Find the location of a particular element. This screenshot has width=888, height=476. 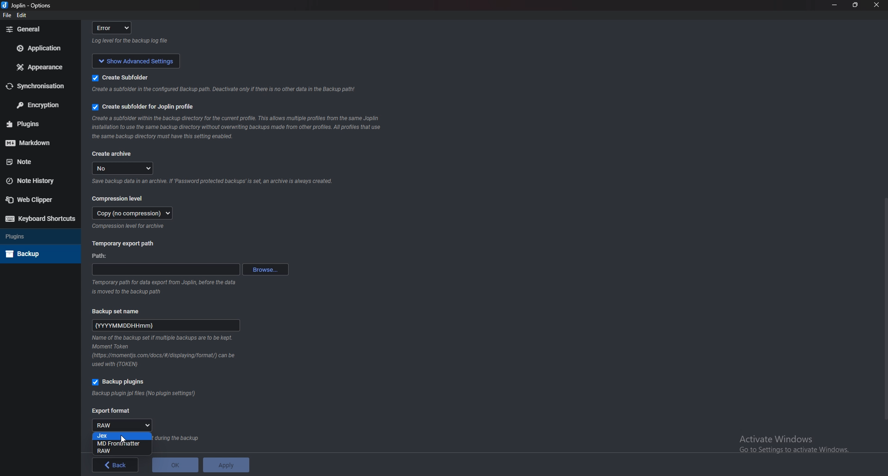

Web Clipper is located at coordinates (36, 199).